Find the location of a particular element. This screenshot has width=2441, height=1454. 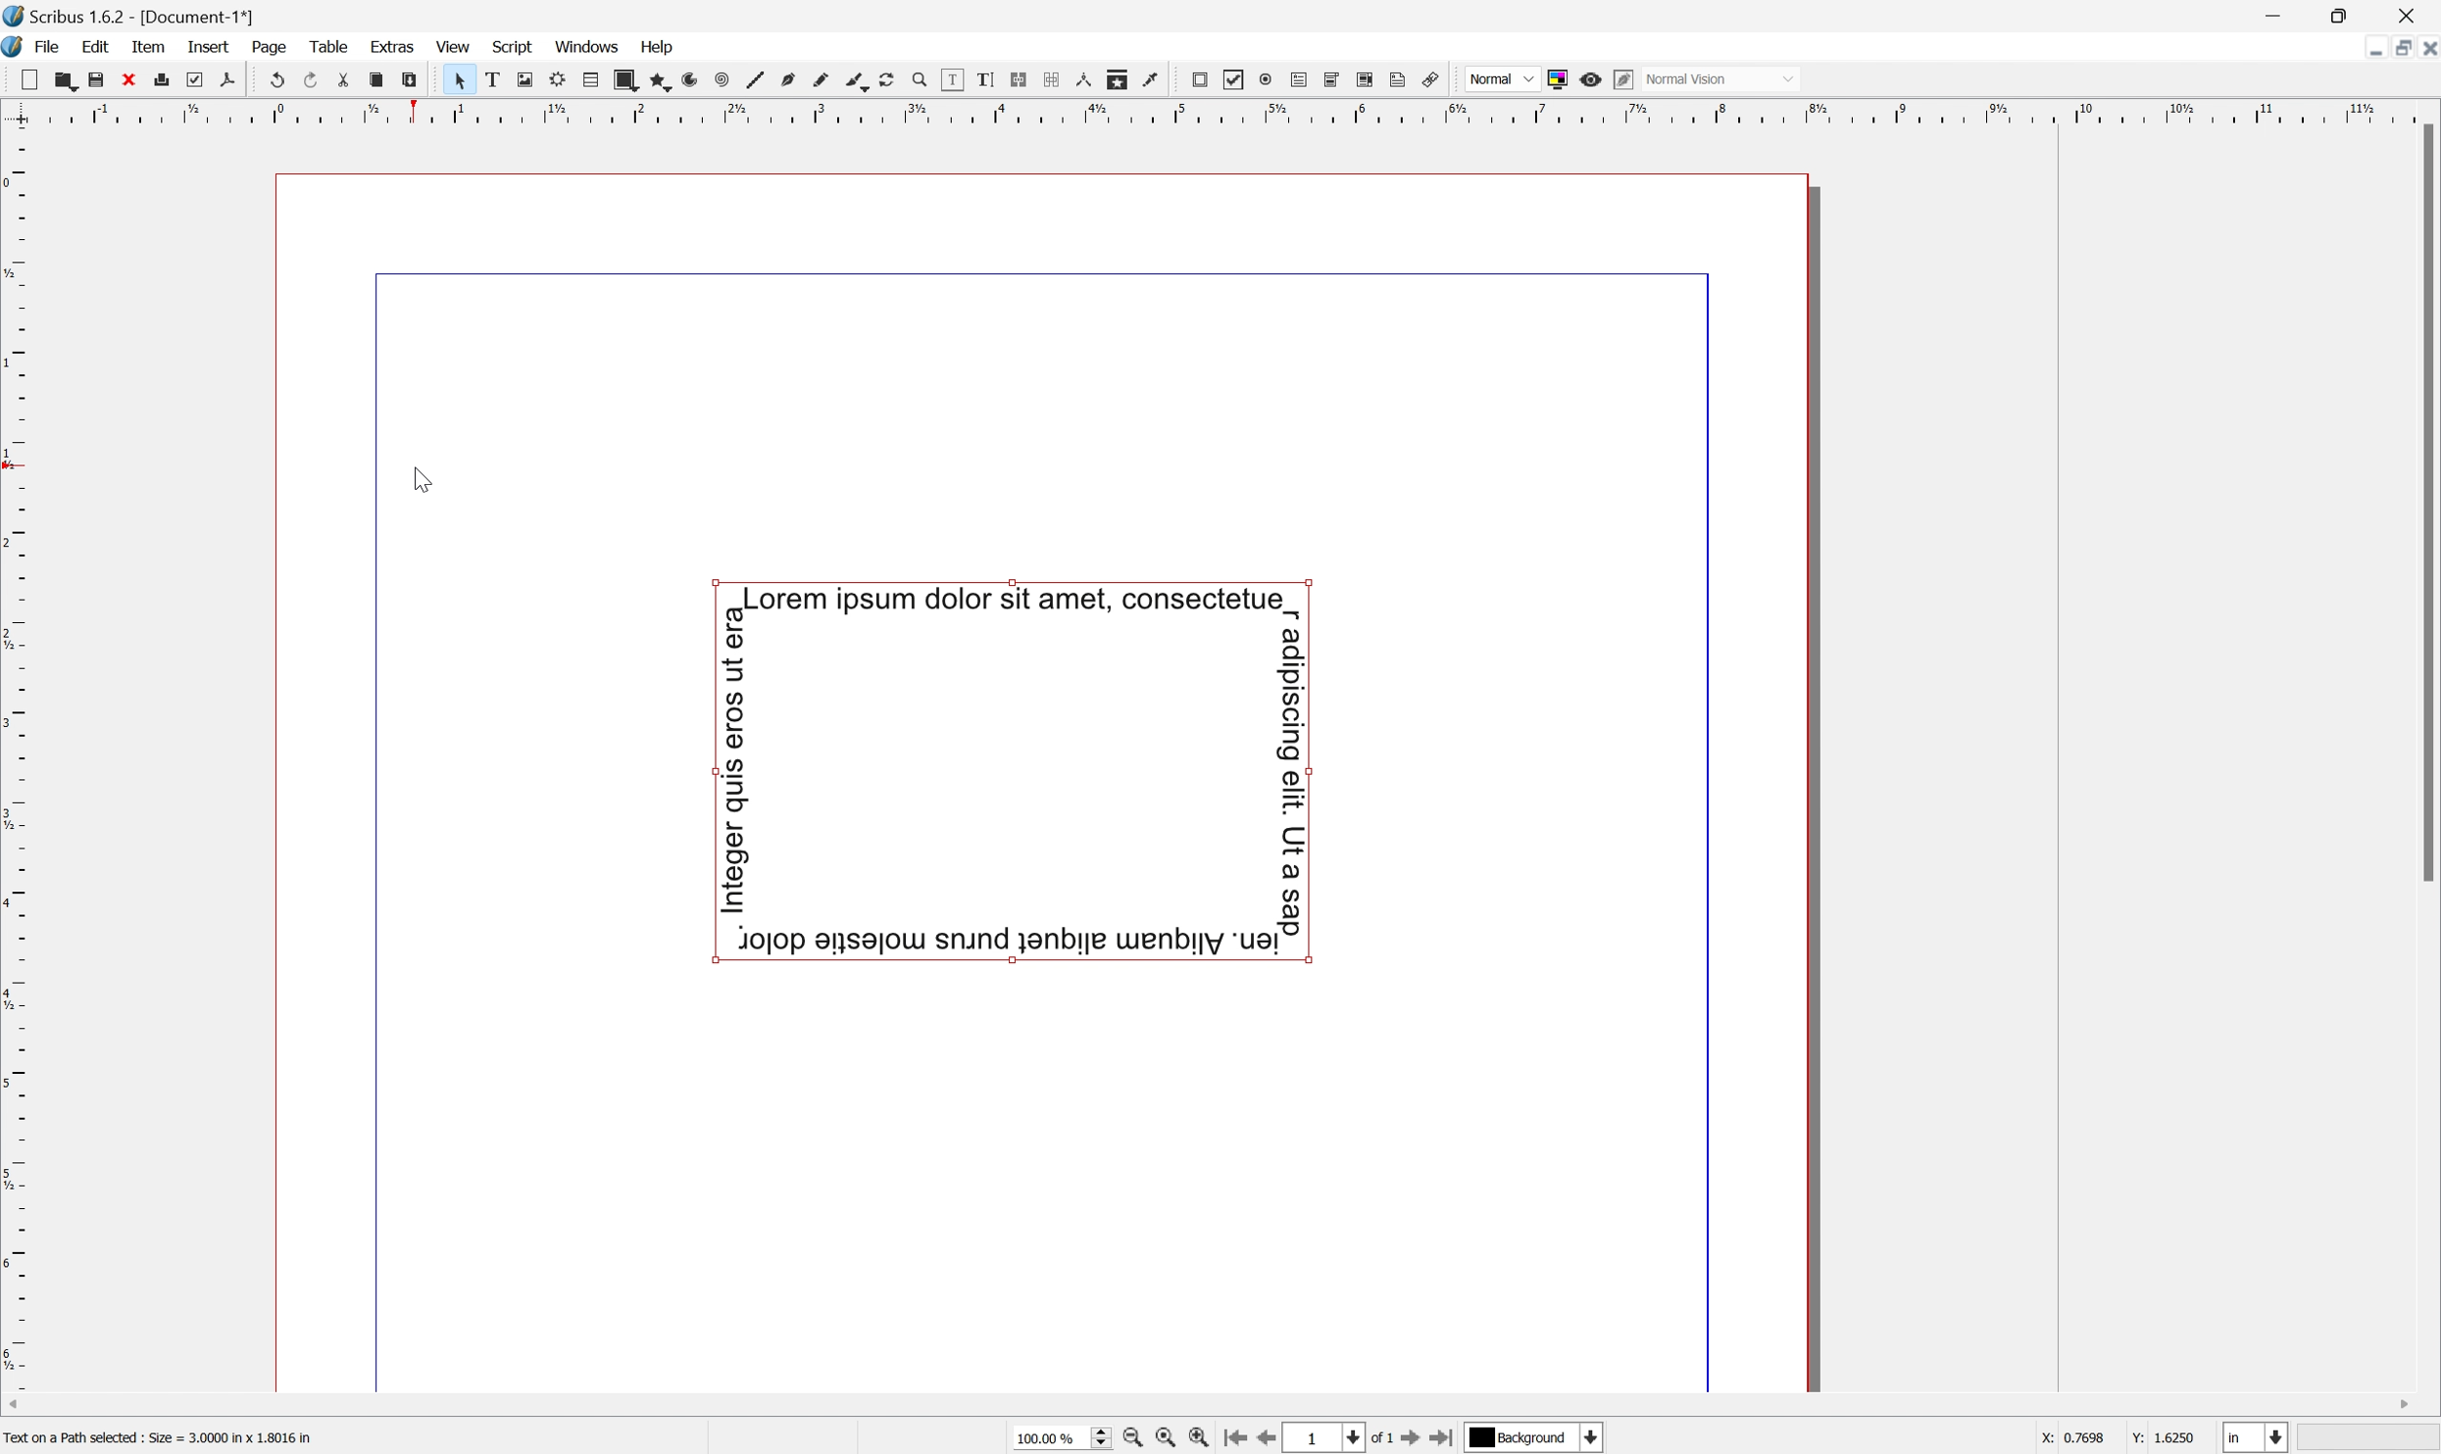

PDF push button is located at coordinates (1201, 80).